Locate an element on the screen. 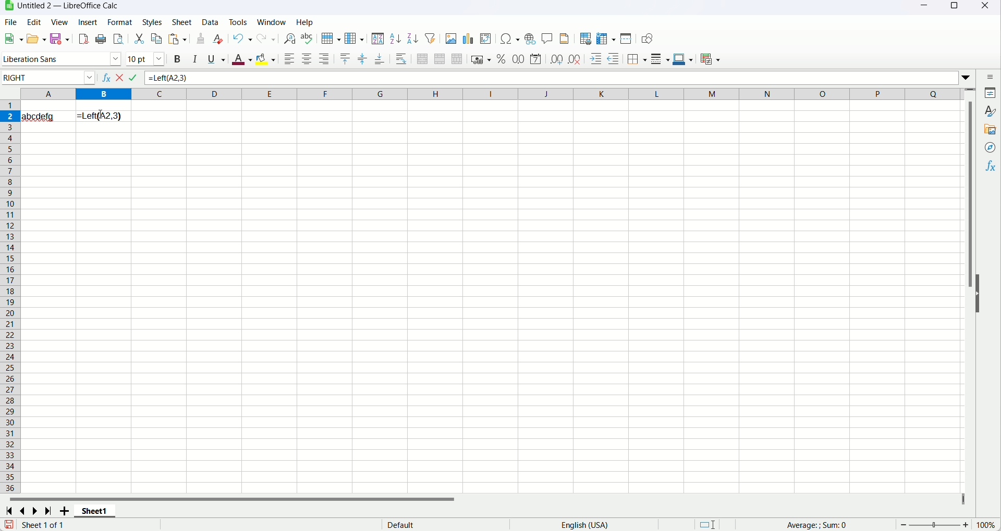 The width and height of the screenshot is (1001, 531). styles is located at coordinates (153, 22).